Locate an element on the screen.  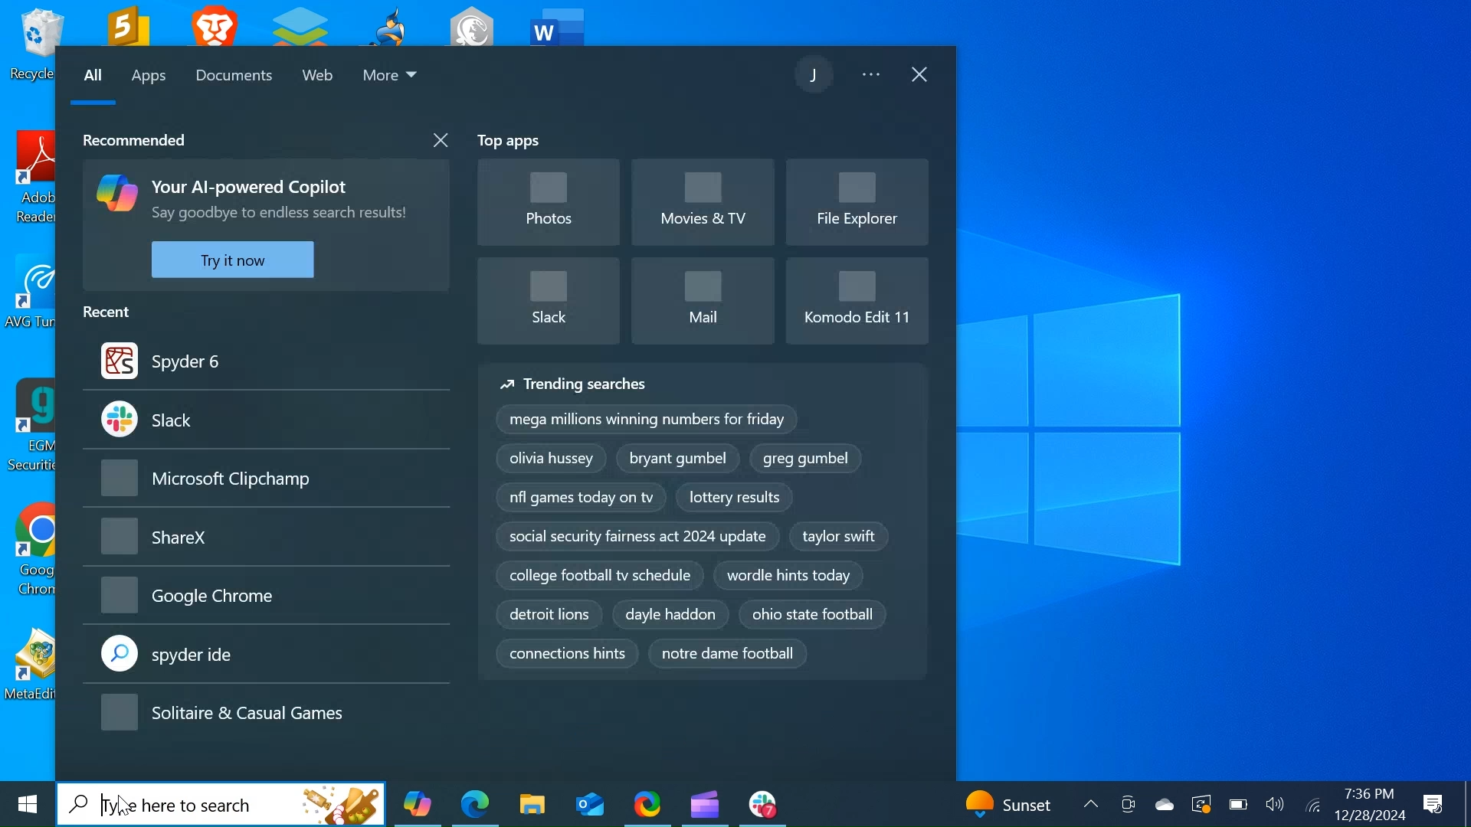
Slack is located at coordinates (265, 419).